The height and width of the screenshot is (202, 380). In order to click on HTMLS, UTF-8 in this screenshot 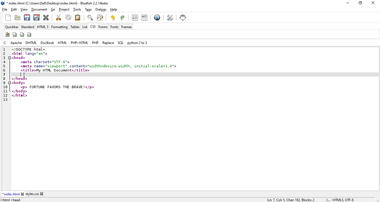, I will do `click(344, 200)`.